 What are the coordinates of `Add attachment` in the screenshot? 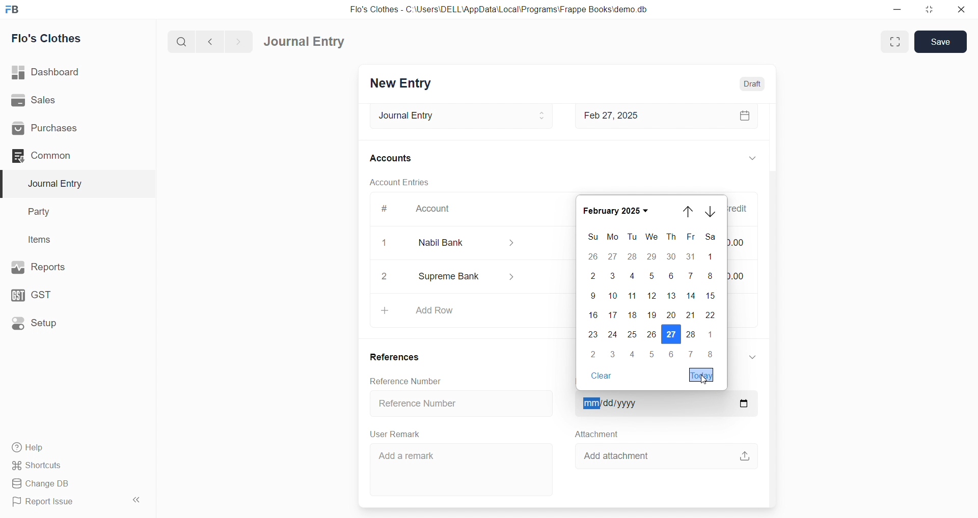 It's located at (665, 455).